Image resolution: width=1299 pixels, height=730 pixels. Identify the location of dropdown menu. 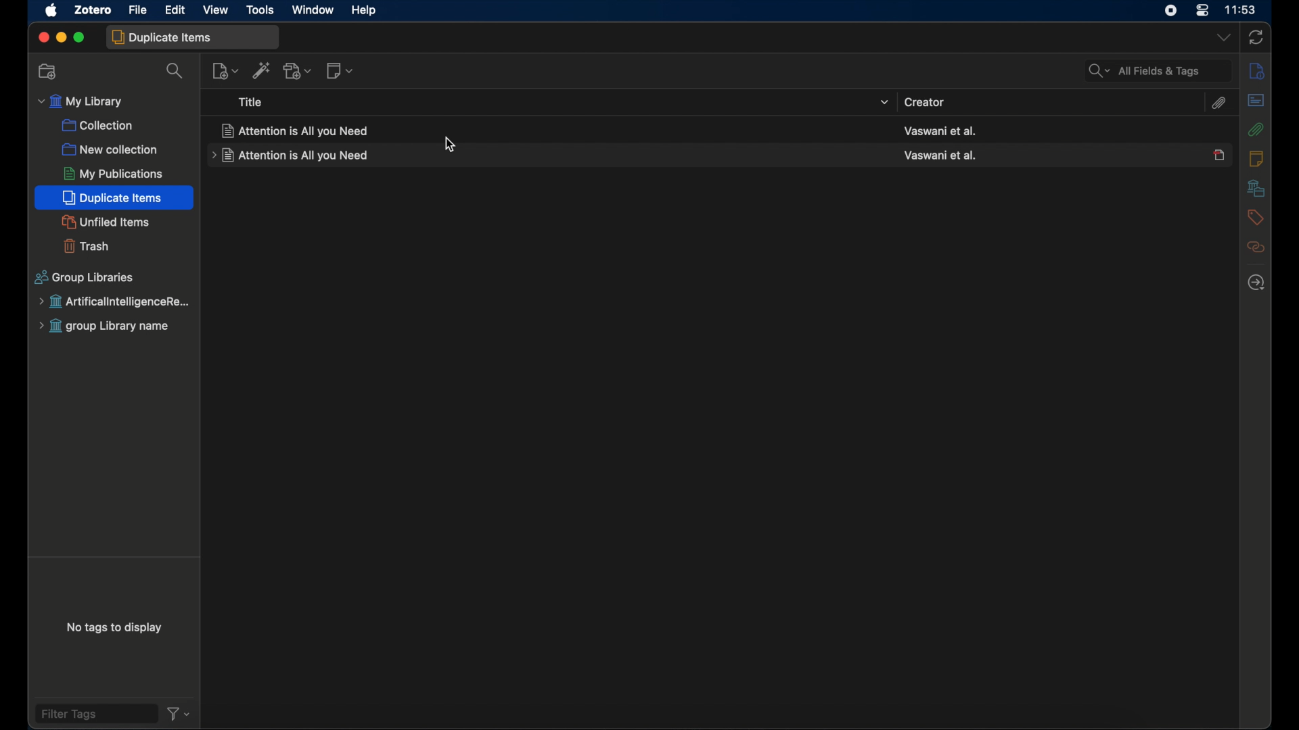
(1222, 36).